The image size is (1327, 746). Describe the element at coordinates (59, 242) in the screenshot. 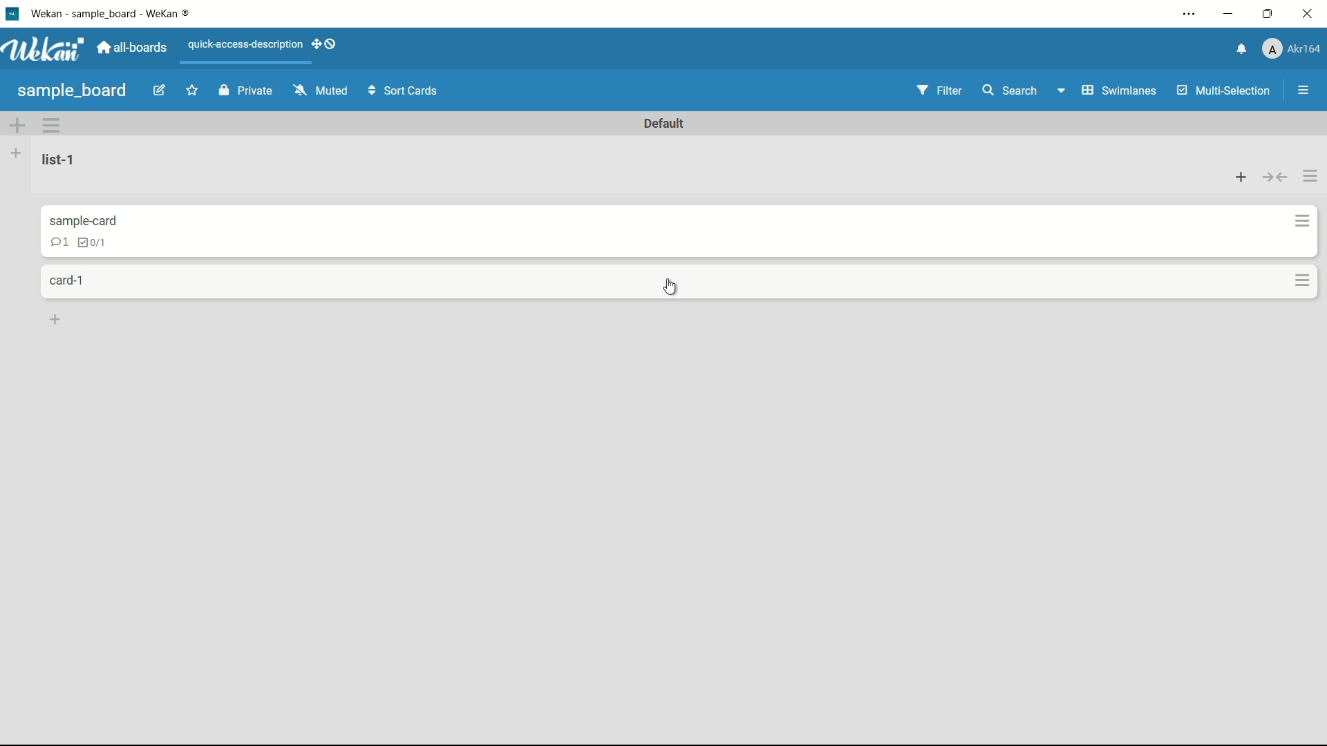

I see `comments` at that location.